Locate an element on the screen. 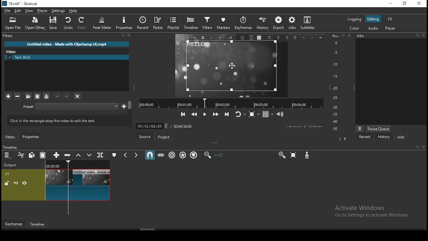 Image resolution: width=428 pixels, height=241 pixels. history is located at coordinates (384, 137).